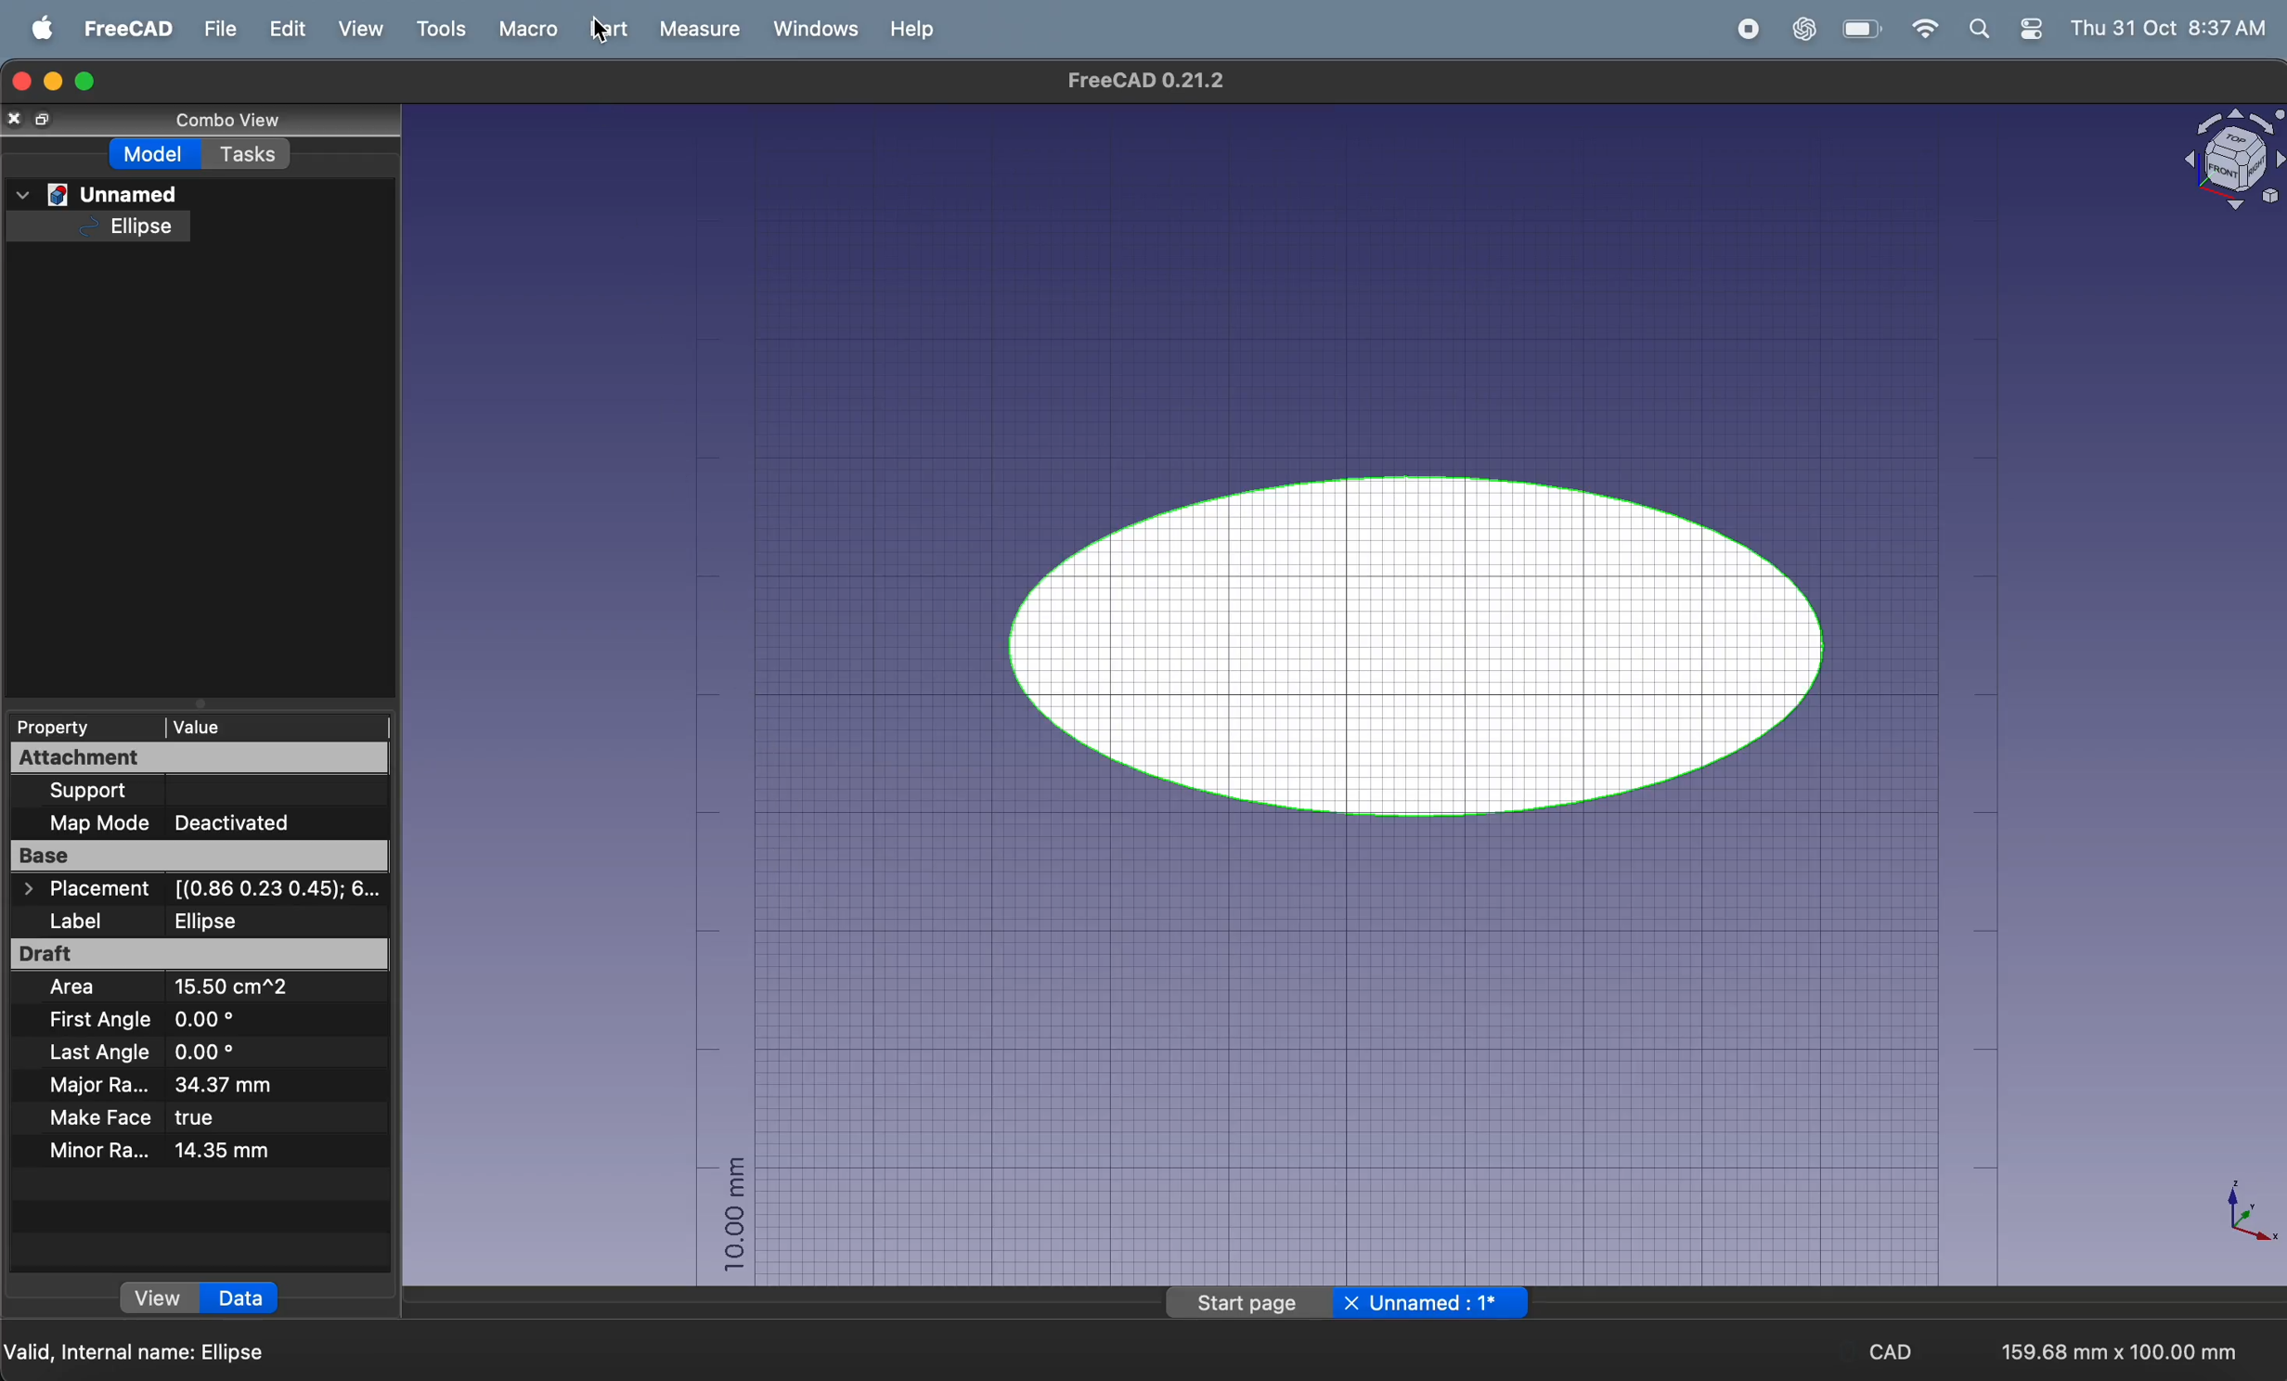  I want to click on thu 31 oct 8.37 am, so click(2172, 27).